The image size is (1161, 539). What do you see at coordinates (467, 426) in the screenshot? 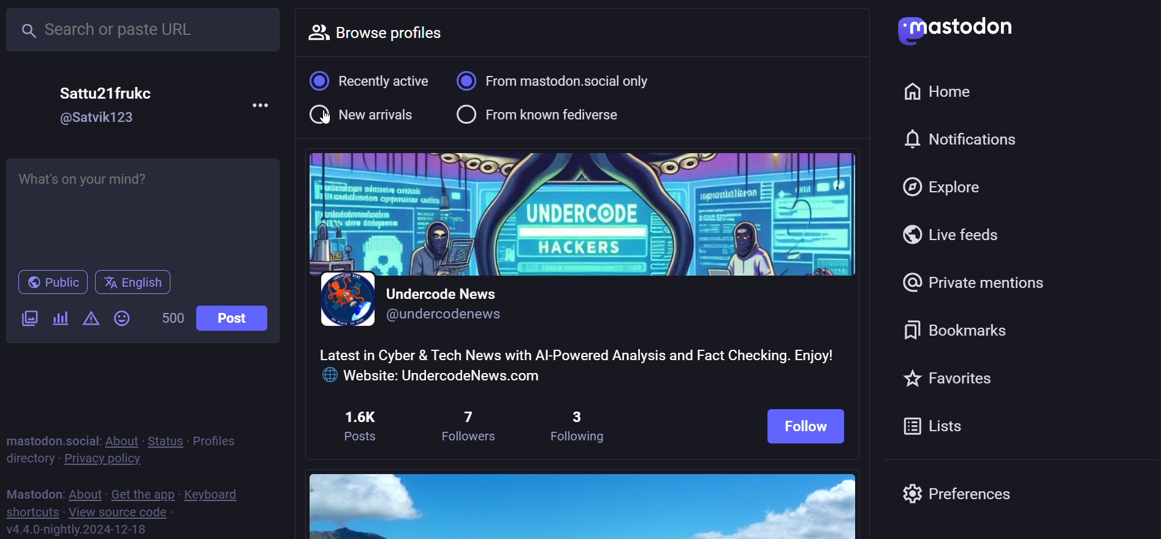
I see `7 followers` at bounding box center [467, 426].